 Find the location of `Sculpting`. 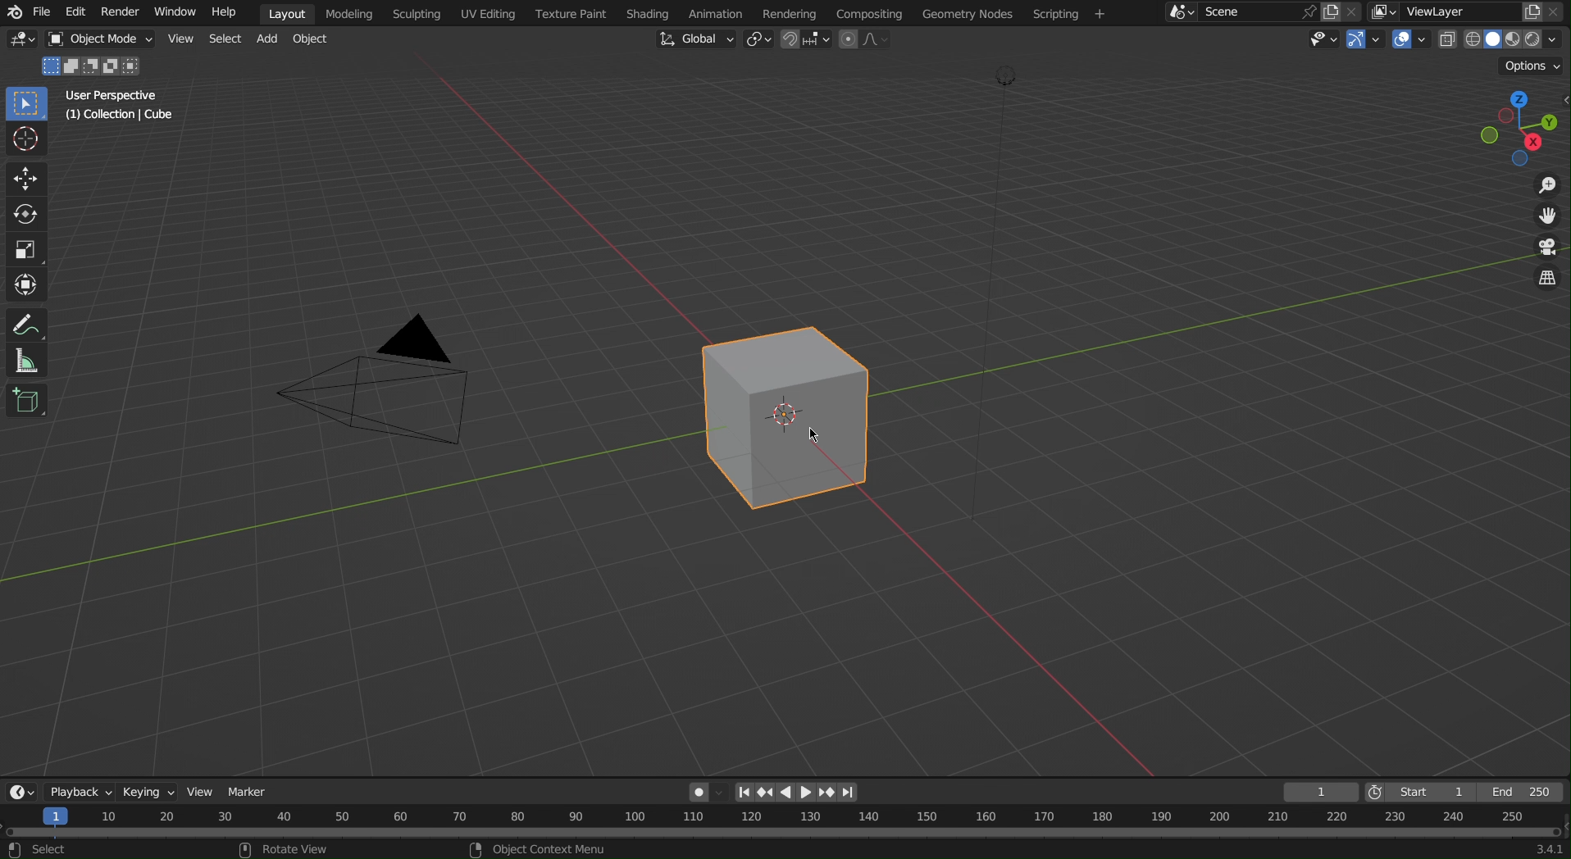

Sculpting is located at coordinates (415, 12).